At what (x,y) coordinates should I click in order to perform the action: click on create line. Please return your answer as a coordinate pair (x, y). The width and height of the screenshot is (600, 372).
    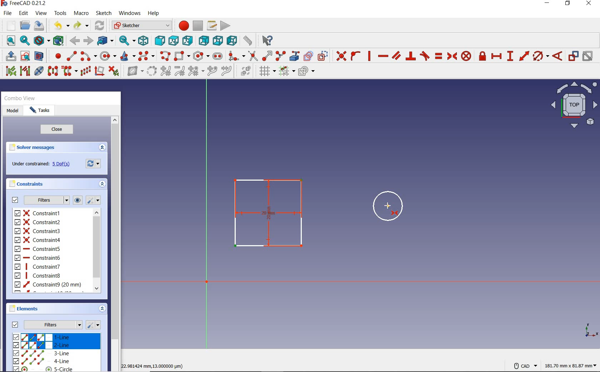
    Looking at the image, I should click on (71, 56).